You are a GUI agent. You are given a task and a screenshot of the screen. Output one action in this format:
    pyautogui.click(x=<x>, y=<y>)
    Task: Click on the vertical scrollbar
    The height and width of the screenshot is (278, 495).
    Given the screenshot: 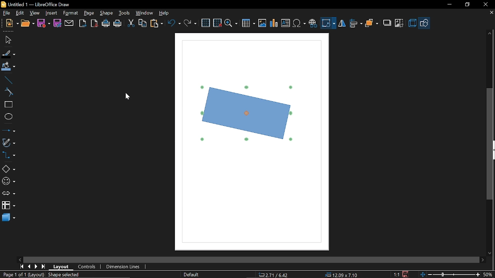 What is the action you would take?
    pyautogui.click(x=490, y=144)
    